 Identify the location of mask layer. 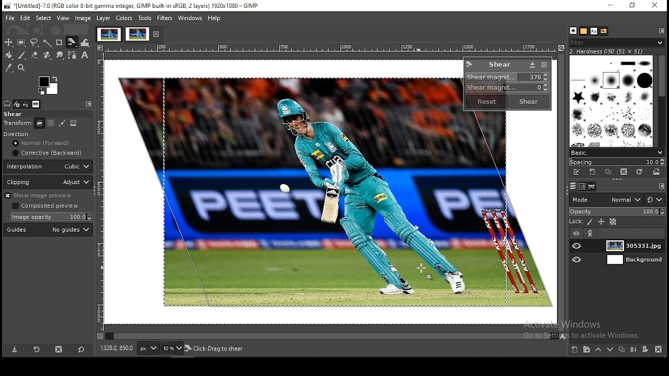
(645, 349).